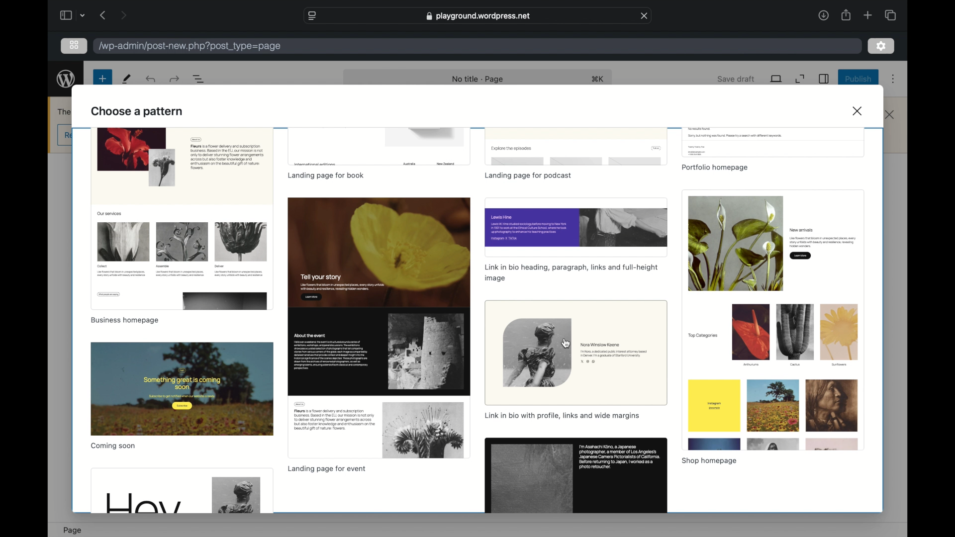  What do you see at coordinates (777, 79) in the screenshot?
I see `view` at bounding box center [777, 79].